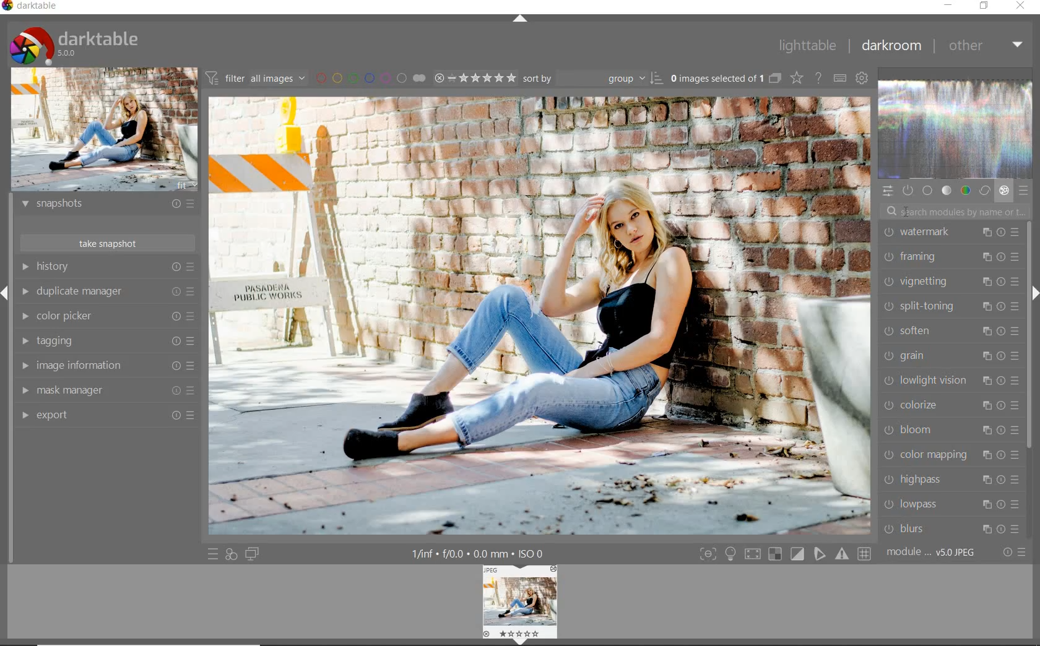 The height and width of the screenshot is (646, 1040). What do you see at coordinates (949, 5) in the screenshot?
I see `minimize` at bounding box center [949, 5].